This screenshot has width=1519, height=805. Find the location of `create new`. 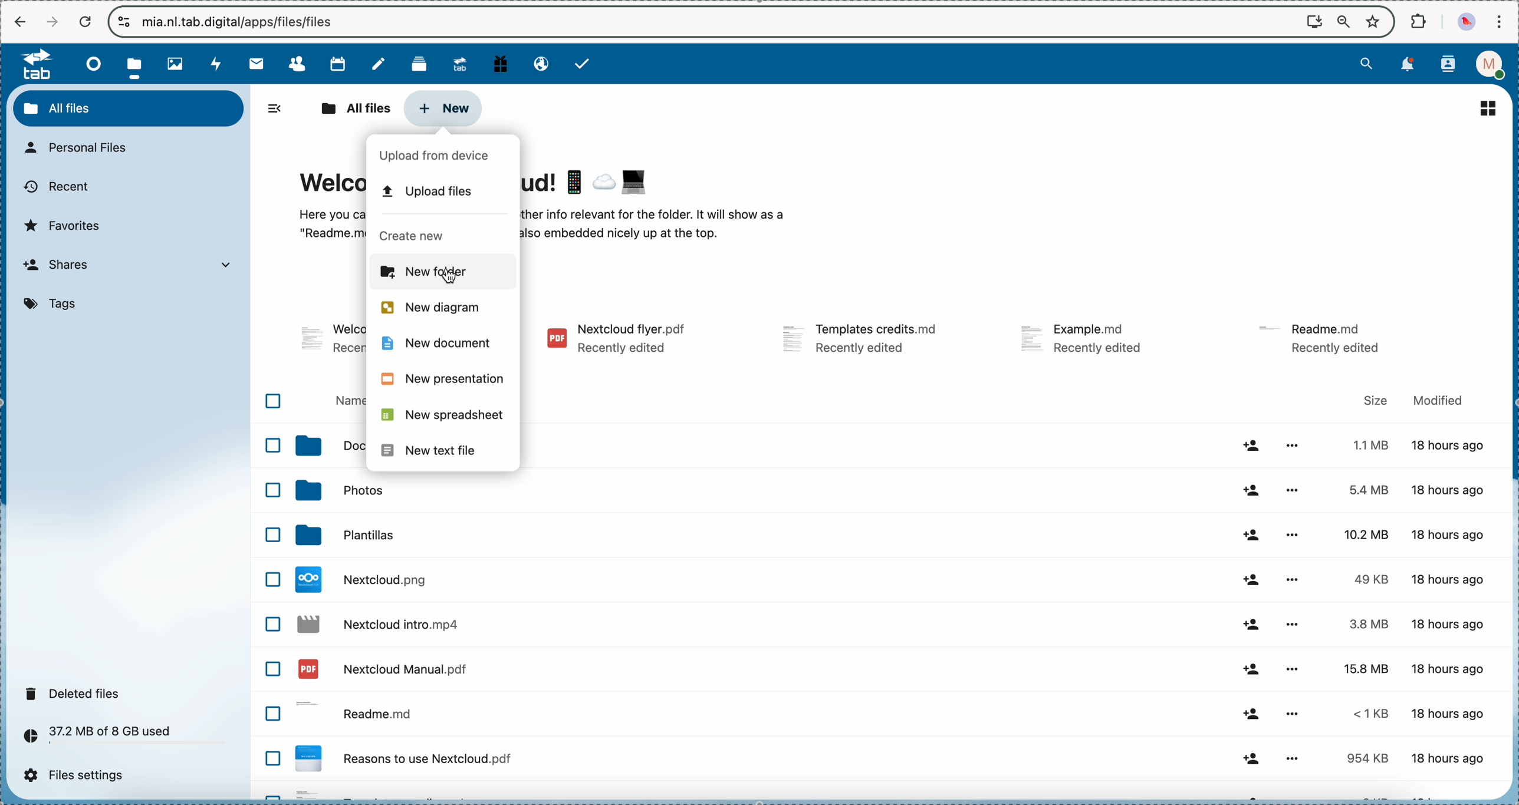

create new is located at coordinates (412, 234).